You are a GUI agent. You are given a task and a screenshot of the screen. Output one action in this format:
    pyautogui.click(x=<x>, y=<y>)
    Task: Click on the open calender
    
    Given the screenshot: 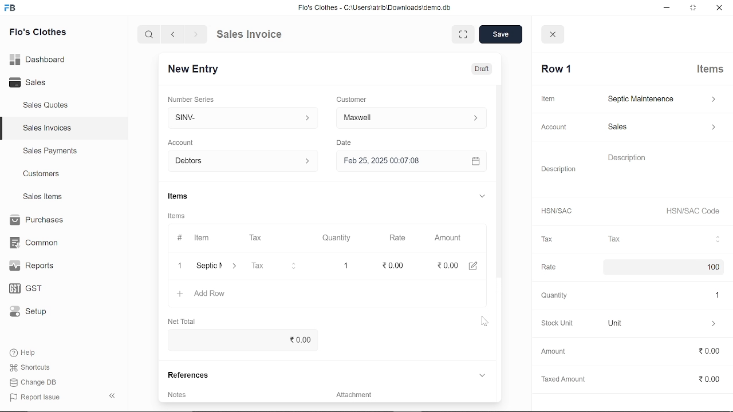 What is the action you would take?
    pyautogui.click(x=475, y=161)
    